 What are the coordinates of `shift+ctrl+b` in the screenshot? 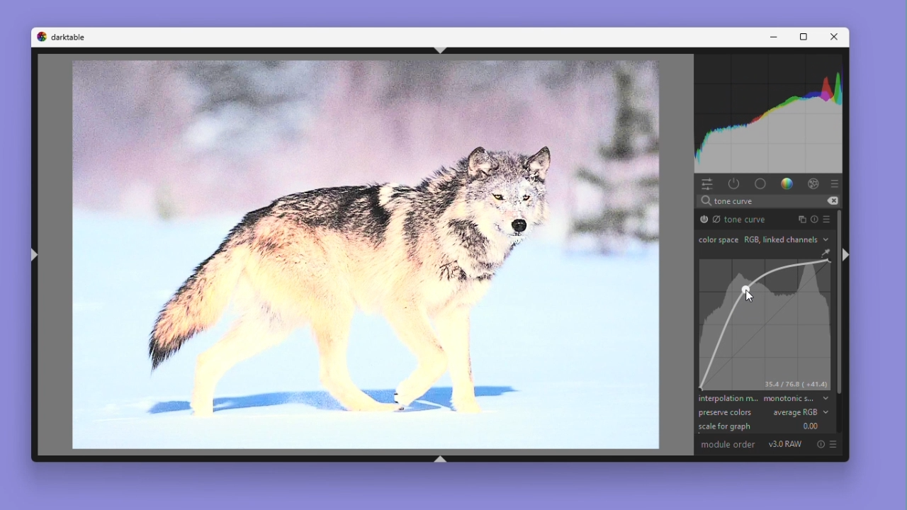 It's located at (443, 458).